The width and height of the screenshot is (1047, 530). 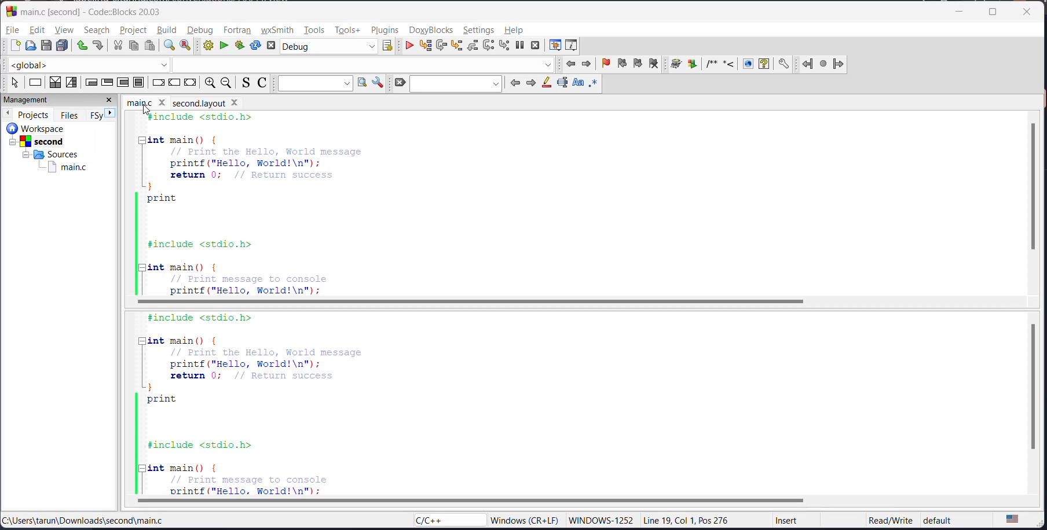 What do you see at coordinates (147, 113) in the screenshot?
I see `cursor` at bounding box center [147, 113].